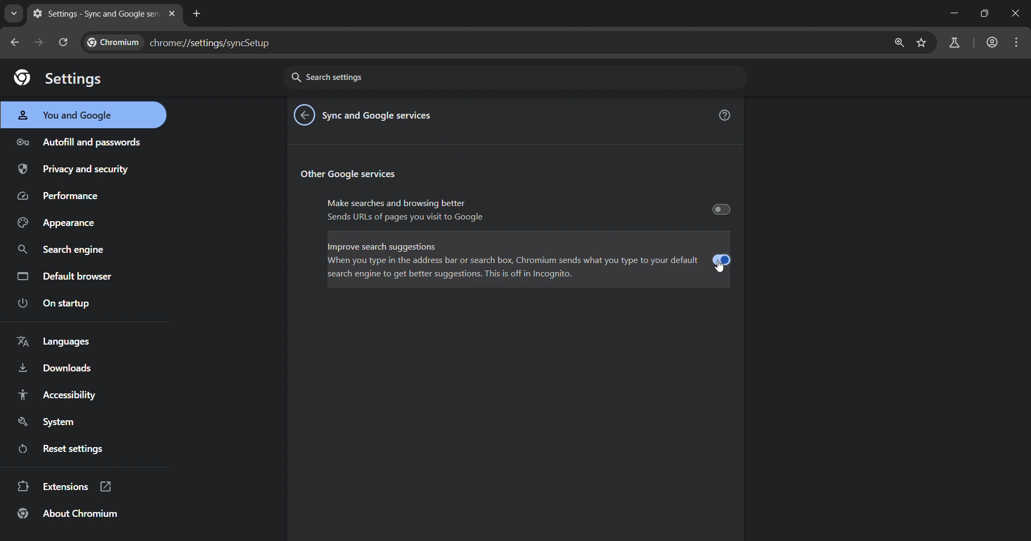  I want to click on new tab, so click(199, 14).